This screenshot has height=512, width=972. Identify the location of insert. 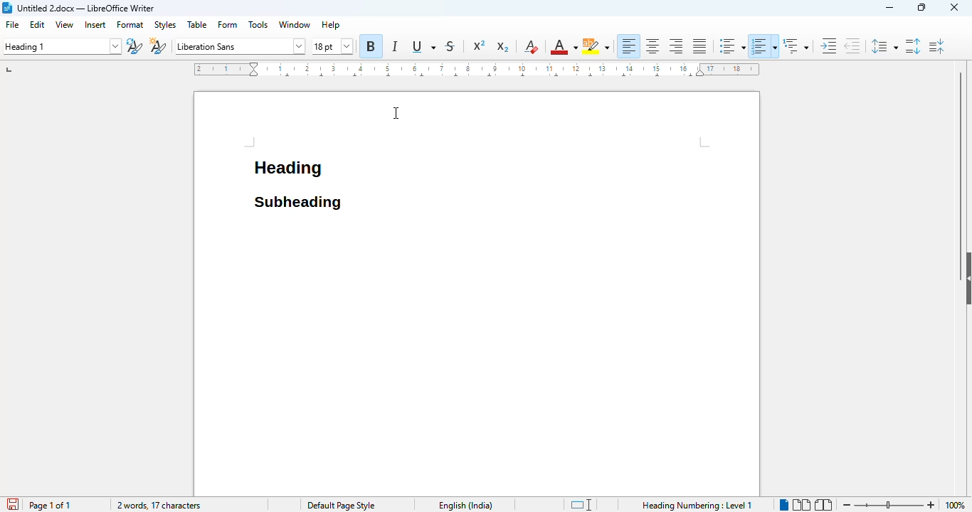
(95, 24).